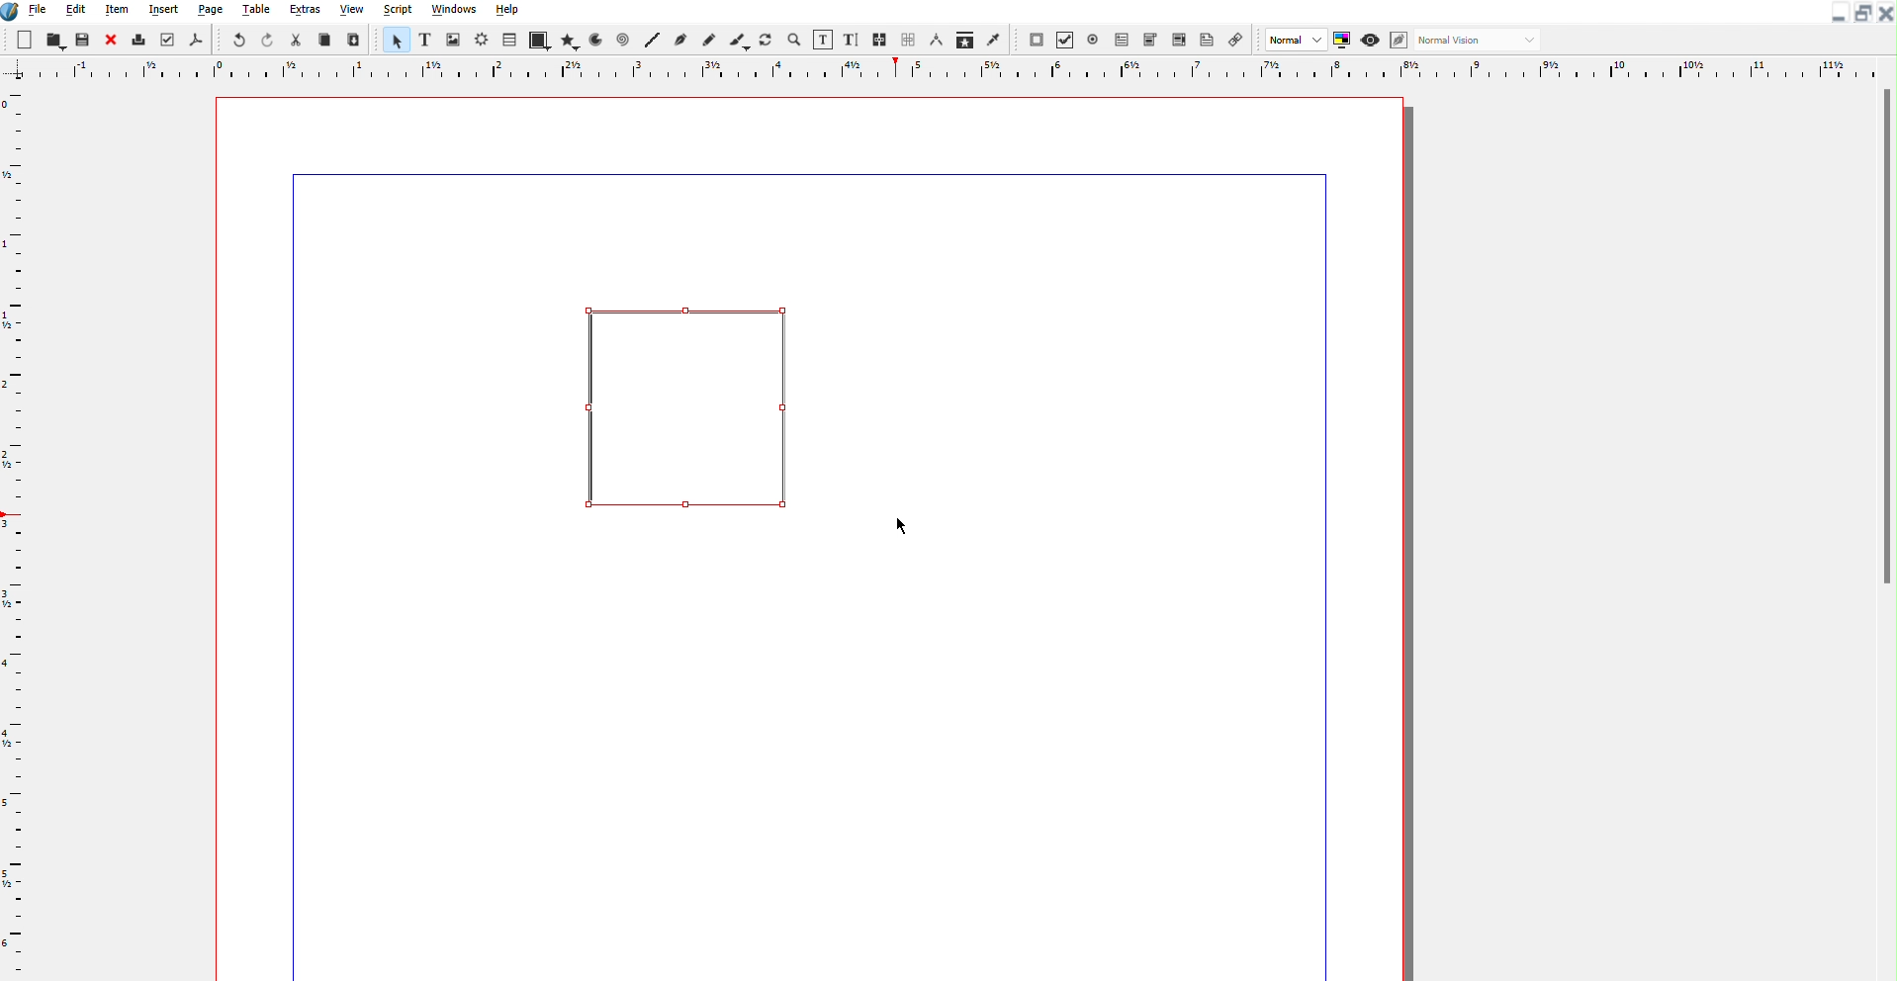  What do you see at coordinates (354, 40) in the screenshot?
I see `Paste` at bounding box center [354, 40].